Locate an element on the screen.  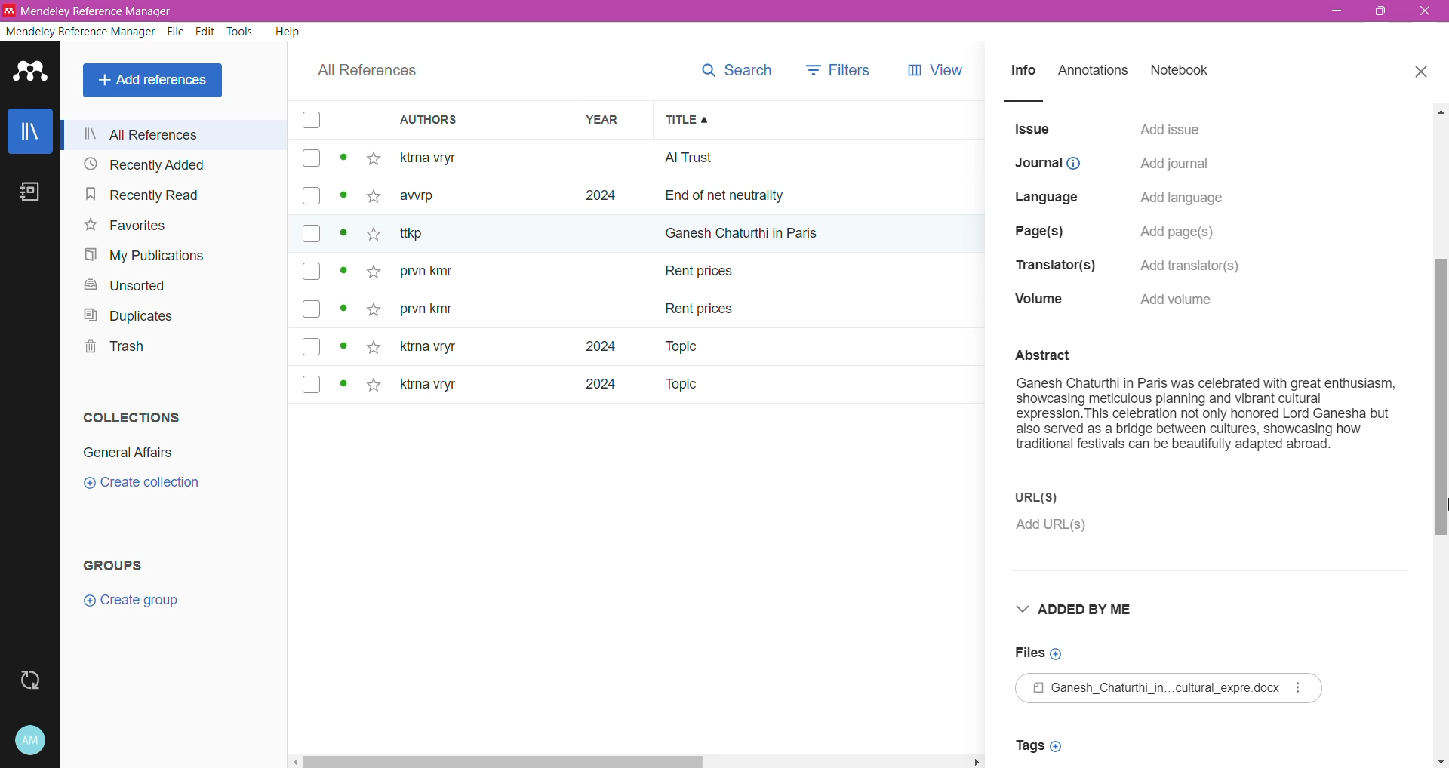
Application Name is located at coordinates (91, 11).